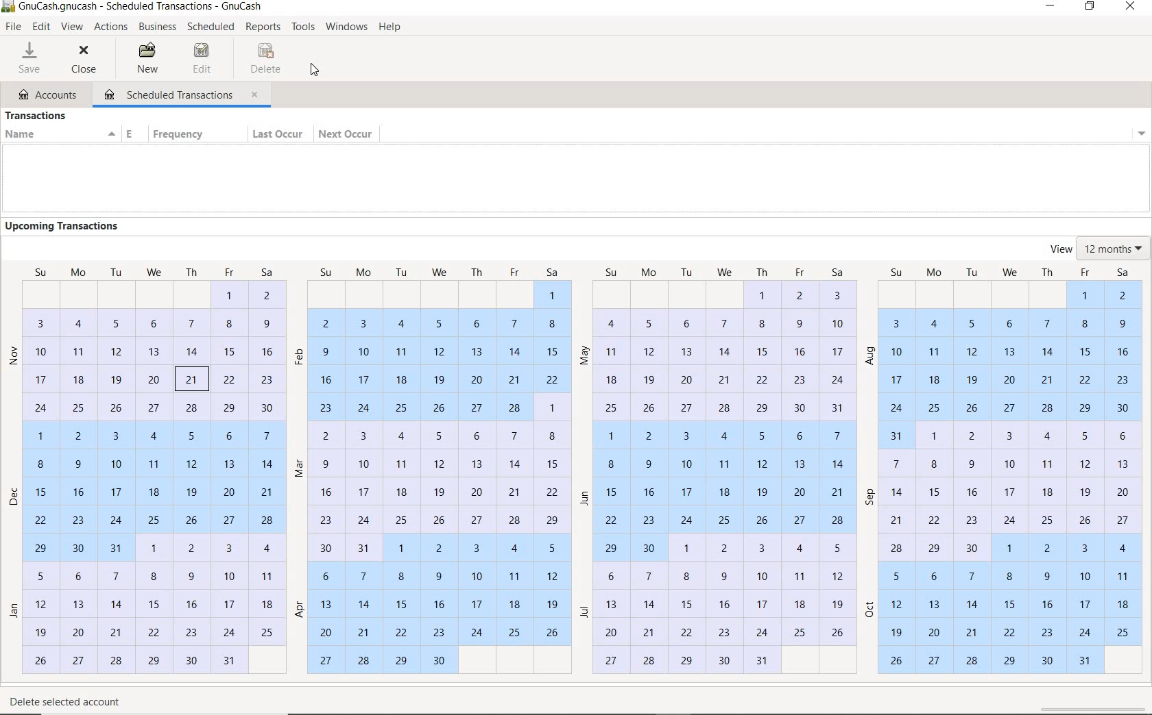 This screenshot has width=1152, height=715. What do you see at coordinates (156, 478) in the screenshot?
I see `dates` at bounding box center [156, 478].